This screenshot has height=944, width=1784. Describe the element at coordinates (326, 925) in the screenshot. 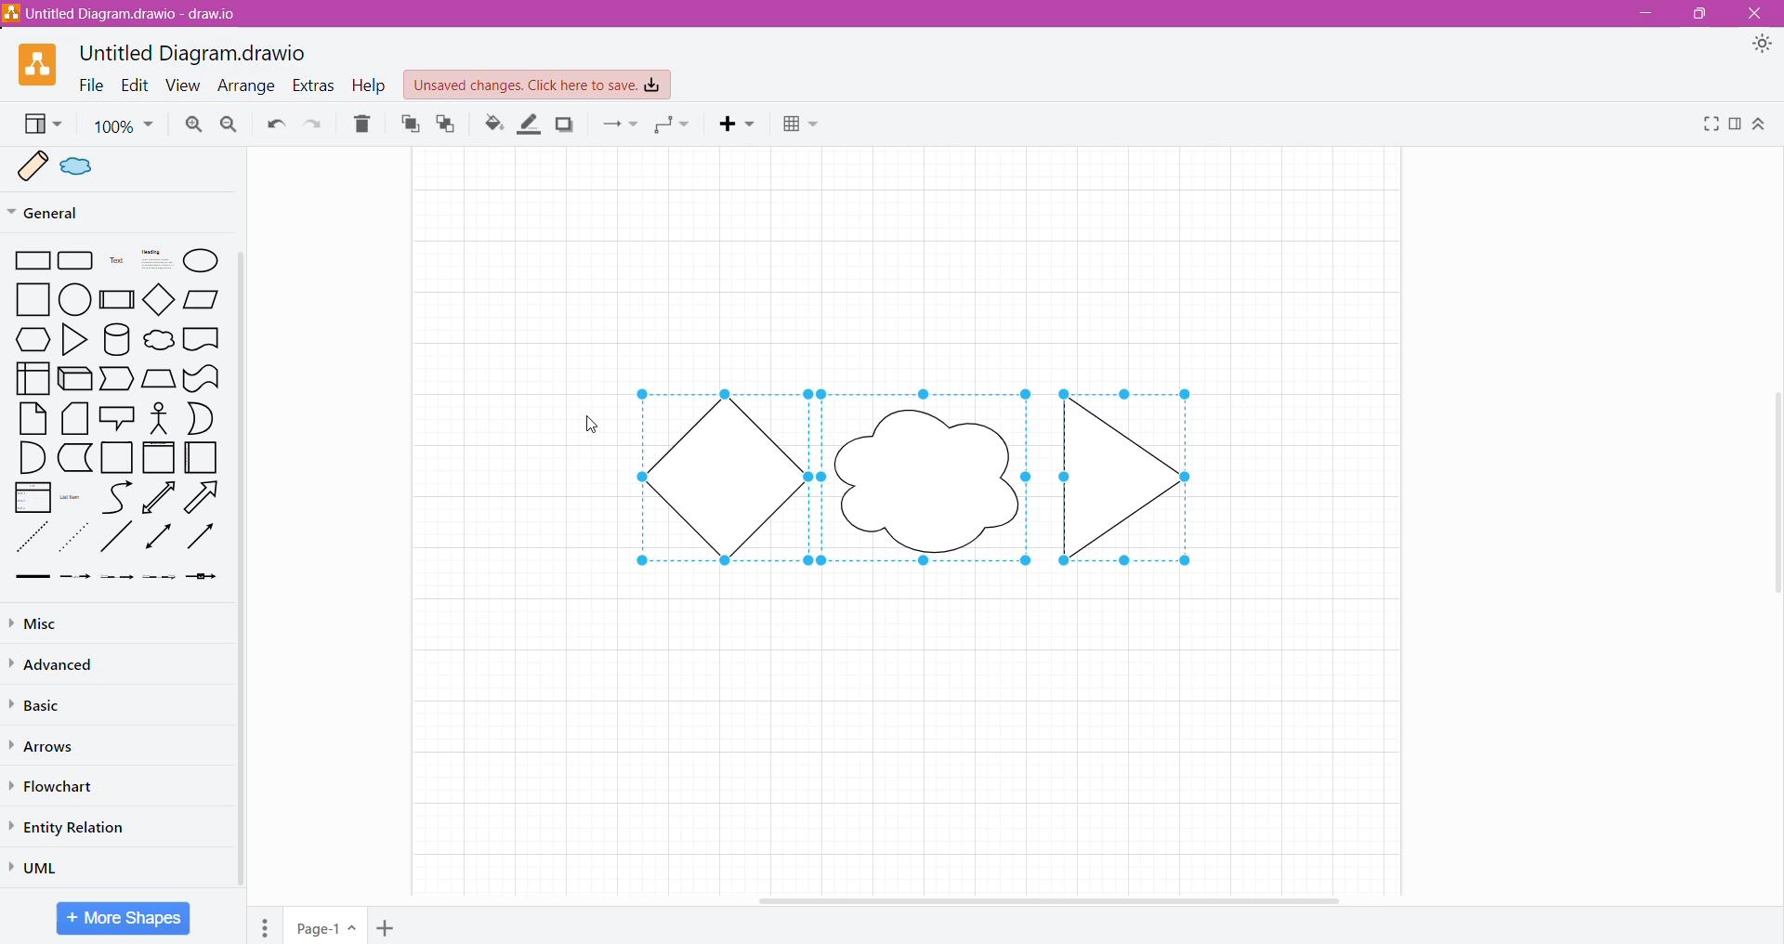

I see `Page-1` at that location.